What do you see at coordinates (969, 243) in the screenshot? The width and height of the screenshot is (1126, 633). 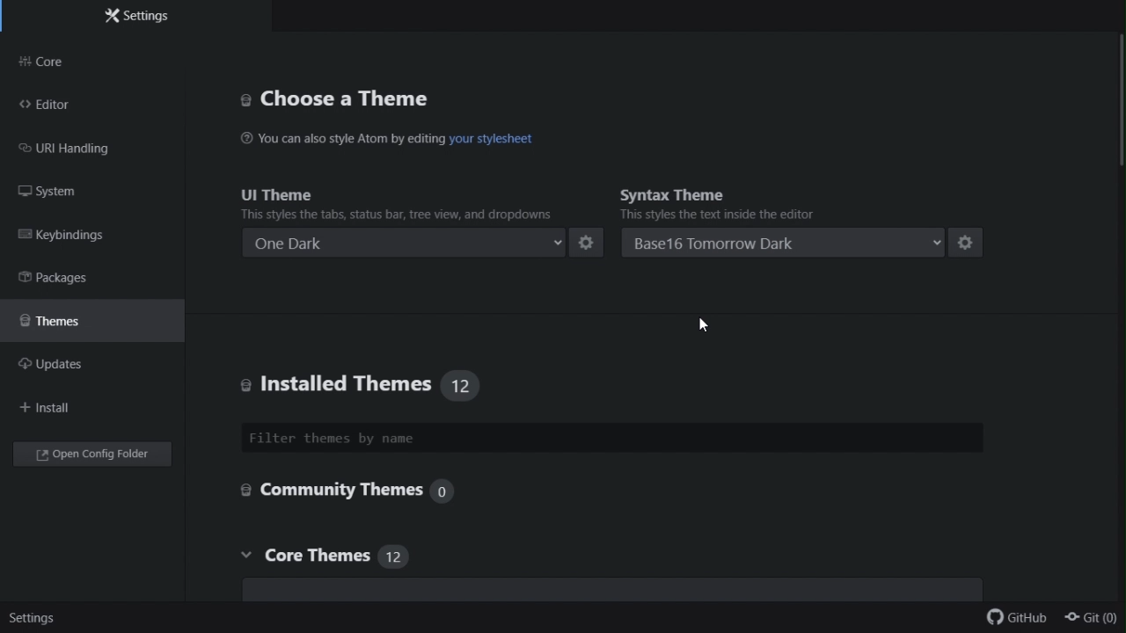 I see `settings` at bounding box center [969, 243].